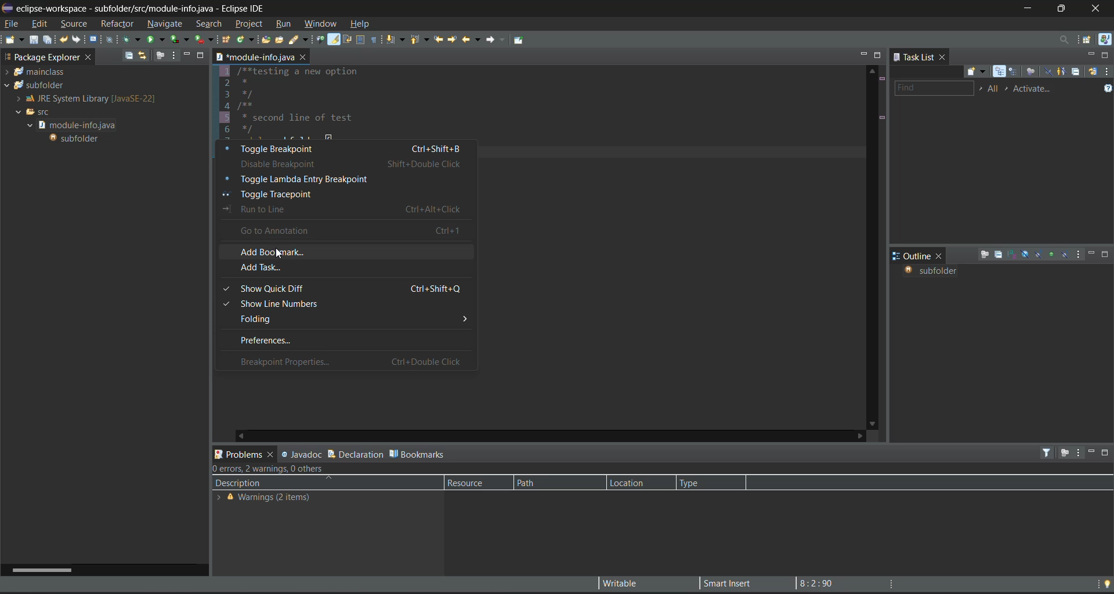 The height and width of the screenshot is (594, 1114). I want to click on new task, so click(978, 72).